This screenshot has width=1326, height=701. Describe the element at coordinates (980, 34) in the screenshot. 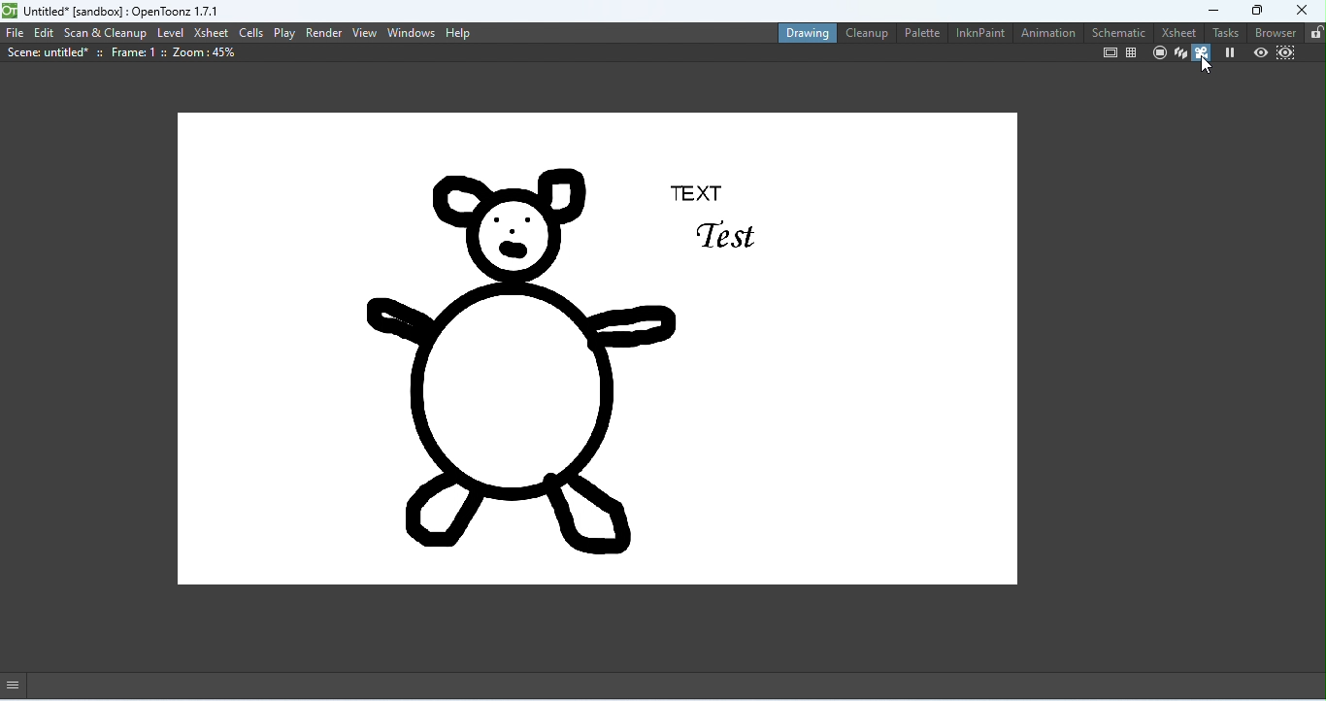

I see `InknPaint` at that location.